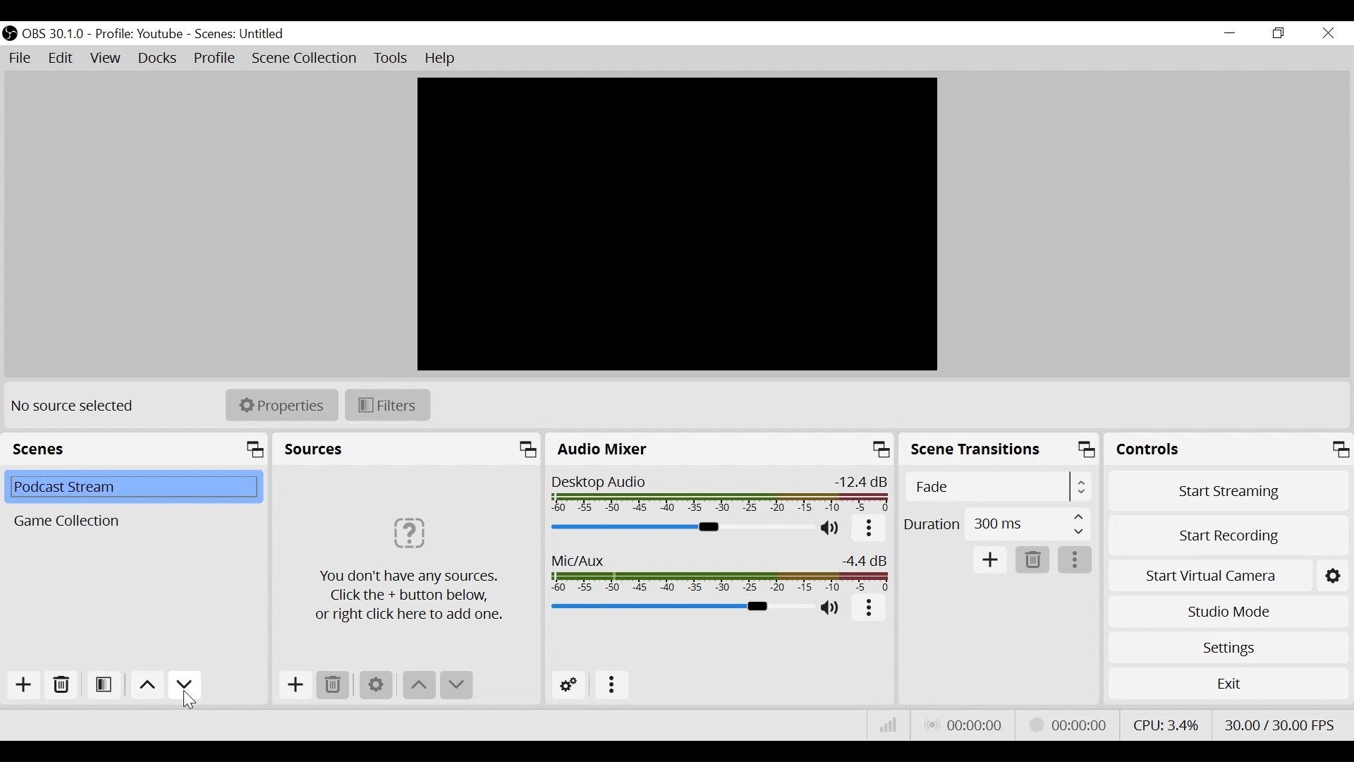  Describe the element at coordinates (56, 33) in the screenshot. I see `OBS Version` at that location.